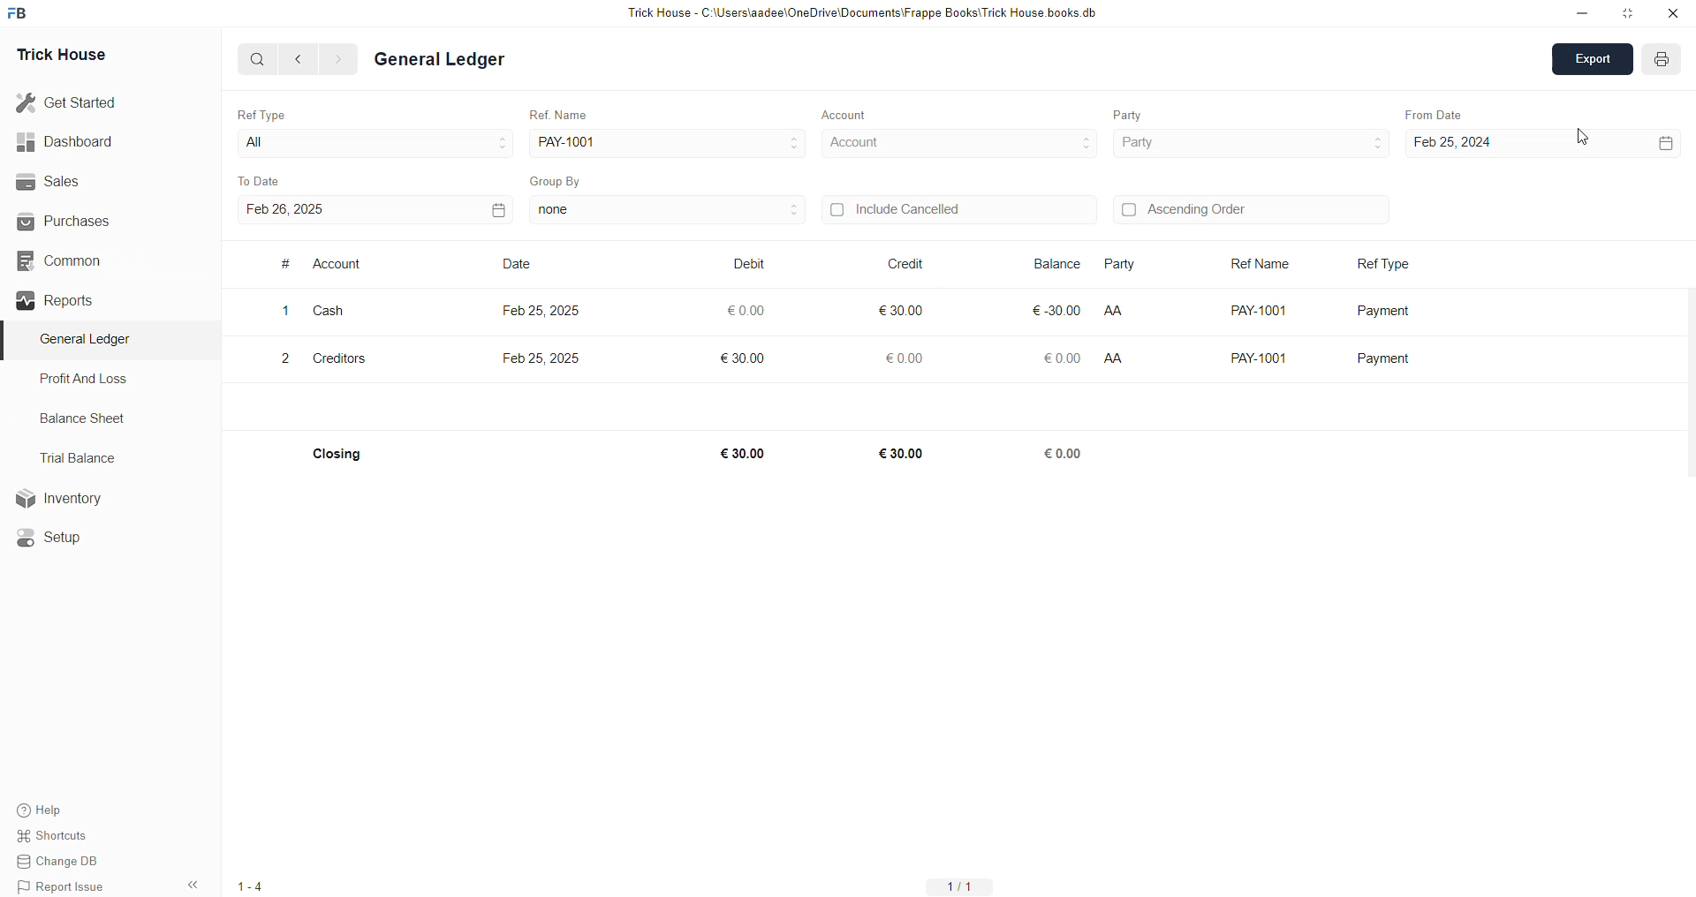 Image resolution: width=1696 pixels, height=897 pixels. Describe the element at coordinates (572, 139) in the screenshot. I see `PAY-1001` at that location.